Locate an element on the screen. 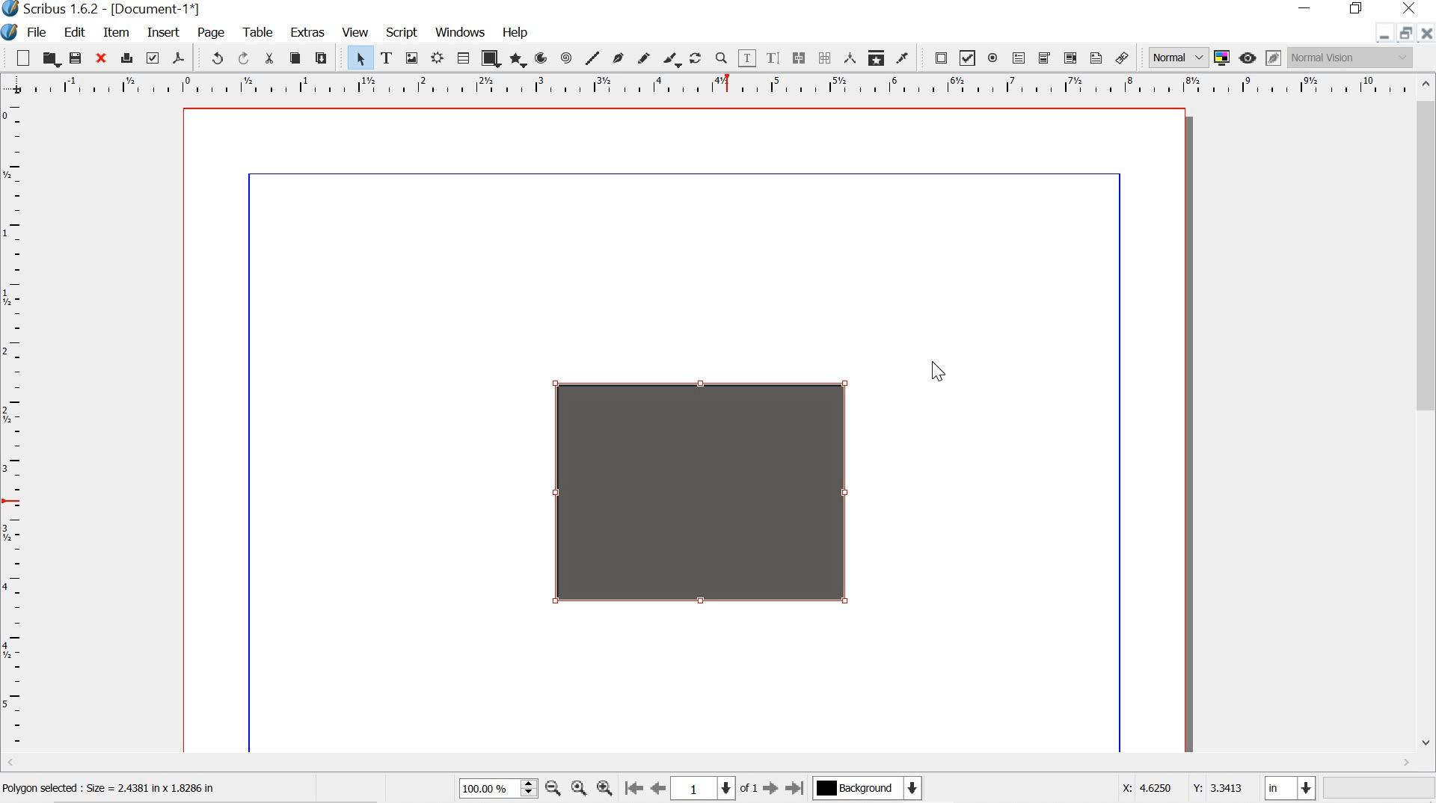 The height and width of the screenshot is (803, 1436). windows is located at coordinates (461, 31).